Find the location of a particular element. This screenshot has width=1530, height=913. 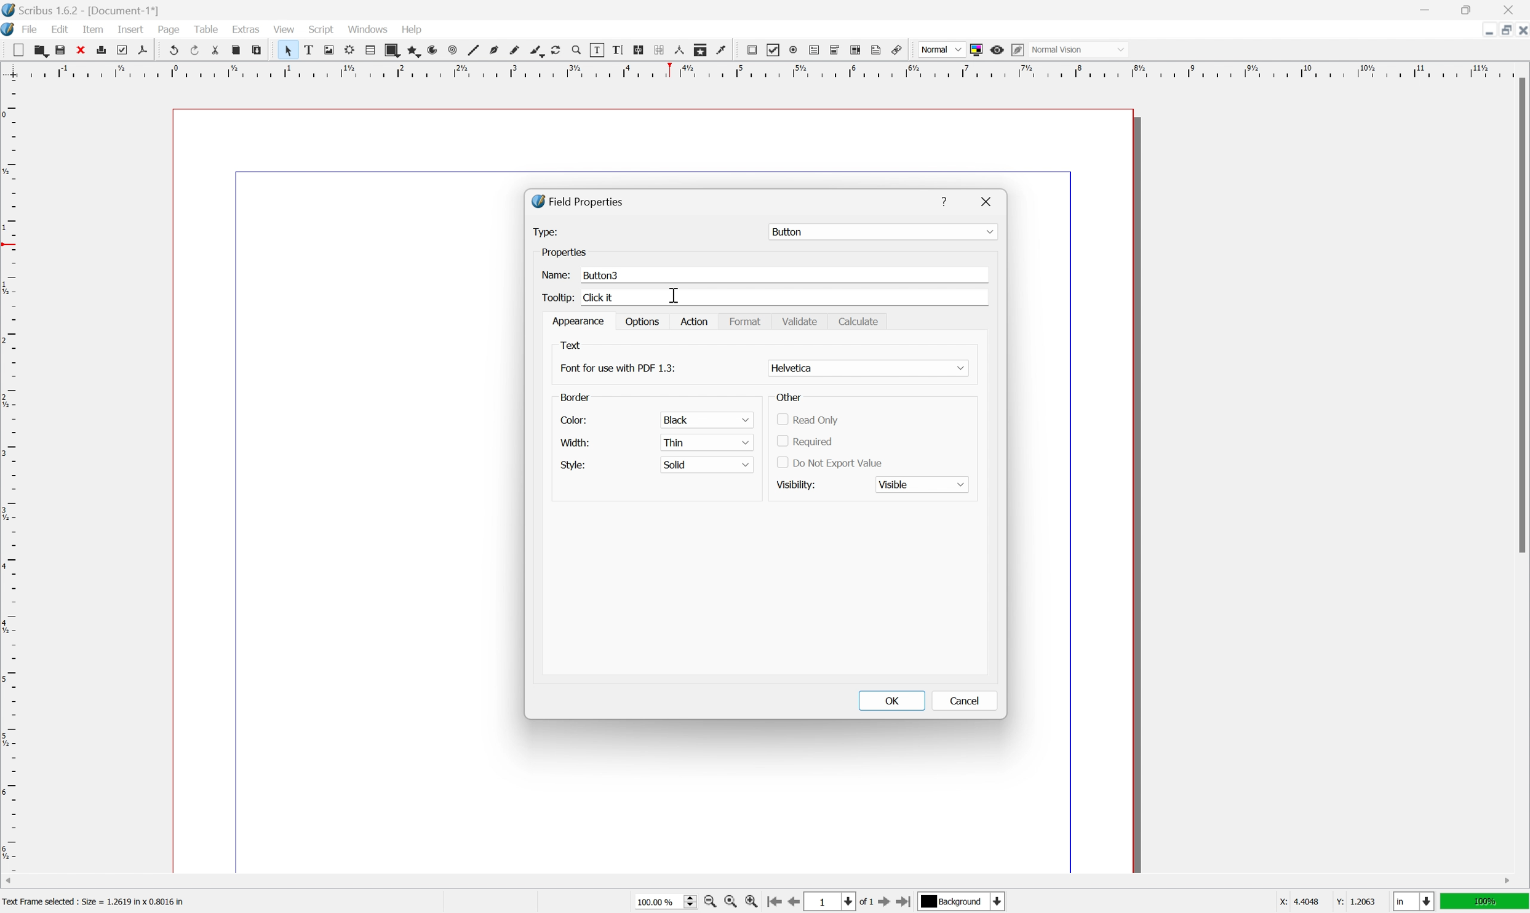

zoom in or zoom out is located at coordinates (578, 50).